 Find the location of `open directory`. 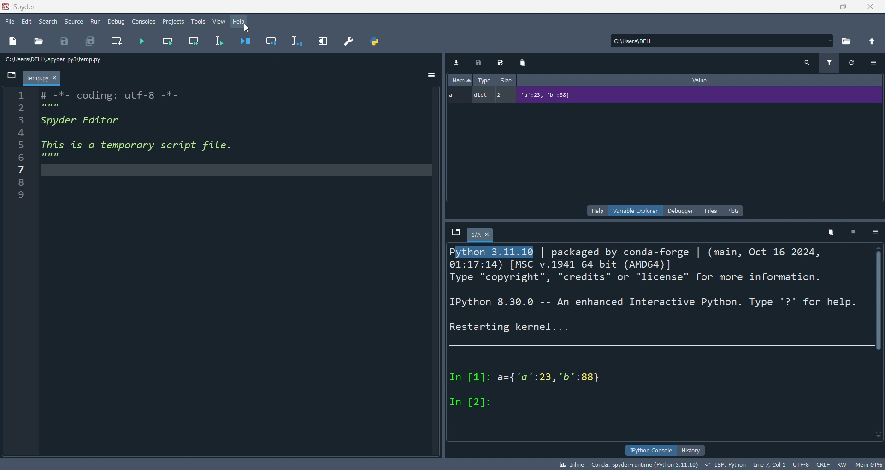

open directory is located at coordinates (848, 40).